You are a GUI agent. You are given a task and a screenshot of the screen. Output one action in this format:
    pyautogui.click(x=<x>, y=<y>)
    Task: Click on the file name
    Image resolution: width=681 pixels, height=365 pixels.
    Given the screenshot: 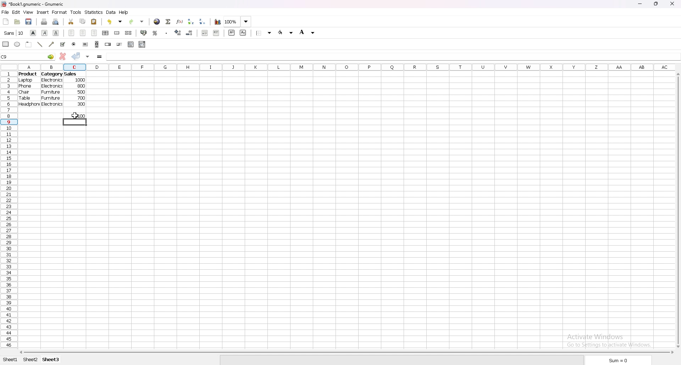 What is the action you would take?
    pyautogui.click(x=33, y=4)
    